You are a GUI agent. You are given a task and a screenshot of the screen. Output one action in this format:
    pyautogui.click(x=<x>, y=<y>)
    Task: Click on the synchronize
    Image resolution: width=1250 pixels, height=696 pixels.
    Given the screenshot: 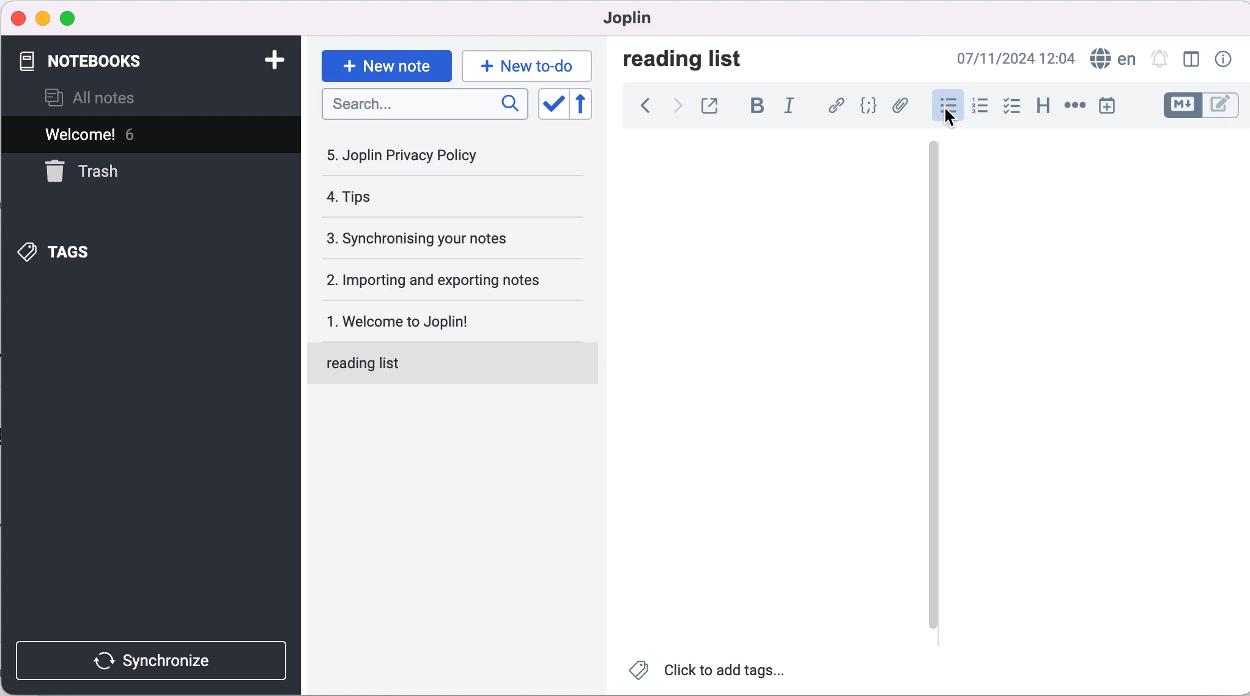 What is the action you would take?
    pyautogui.click(x=150, y=654)
    